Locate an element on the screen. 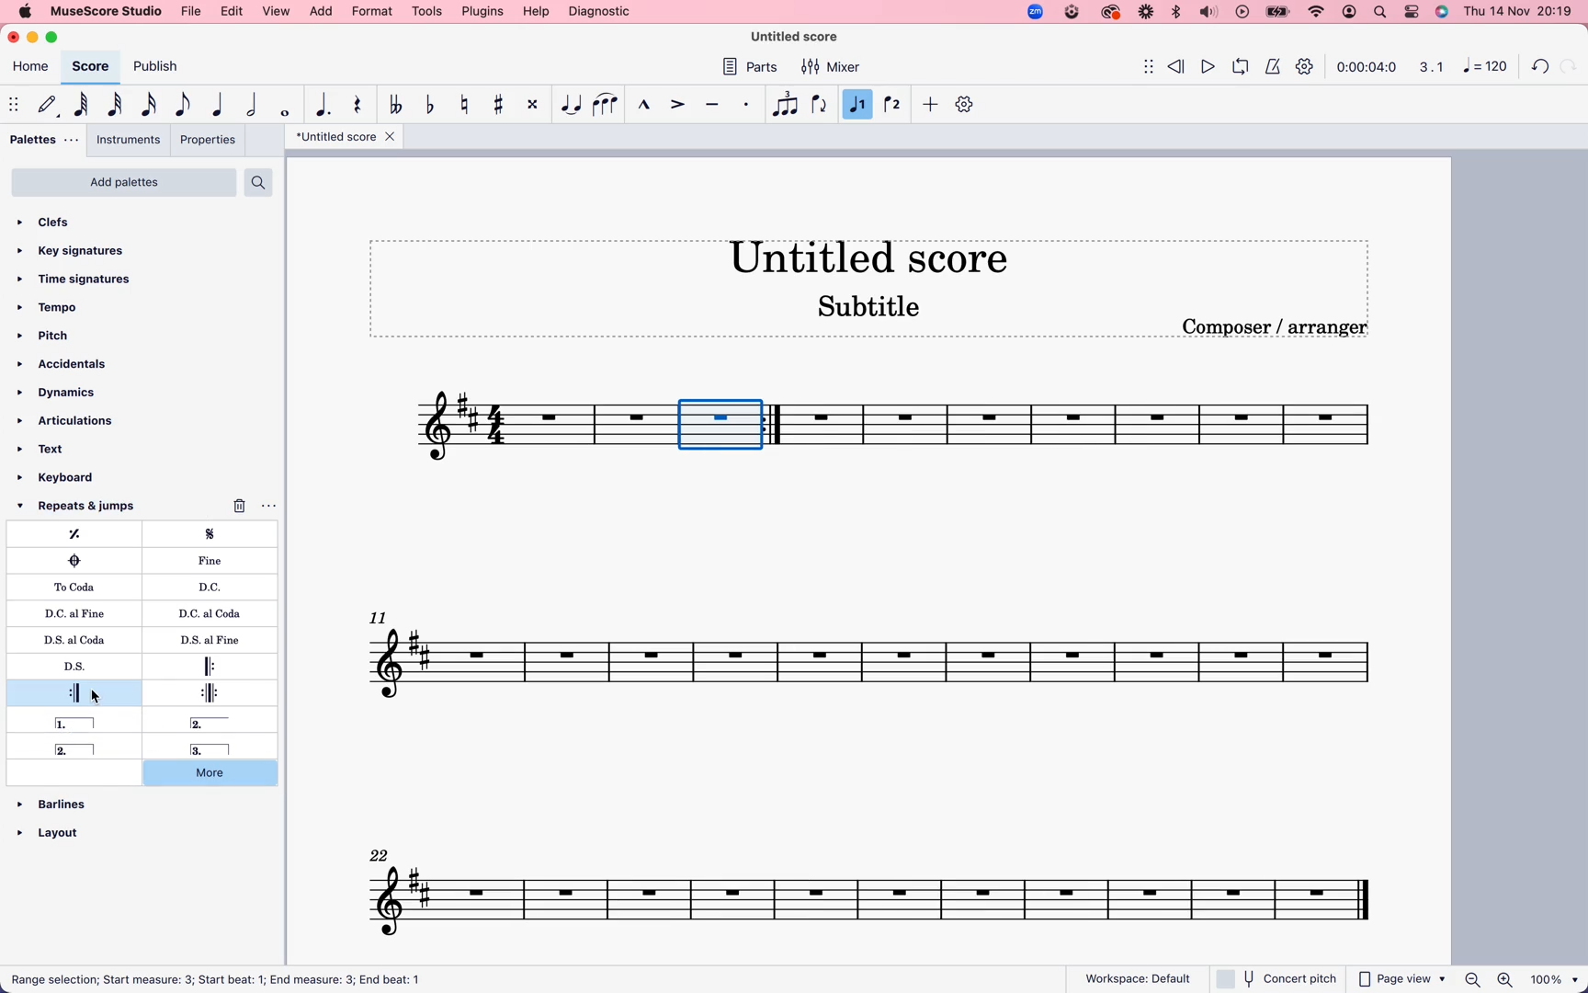 Image resolution: width=1588 pixels, height=993 pixels. creative cloud is located at coordinates (1111, 14).